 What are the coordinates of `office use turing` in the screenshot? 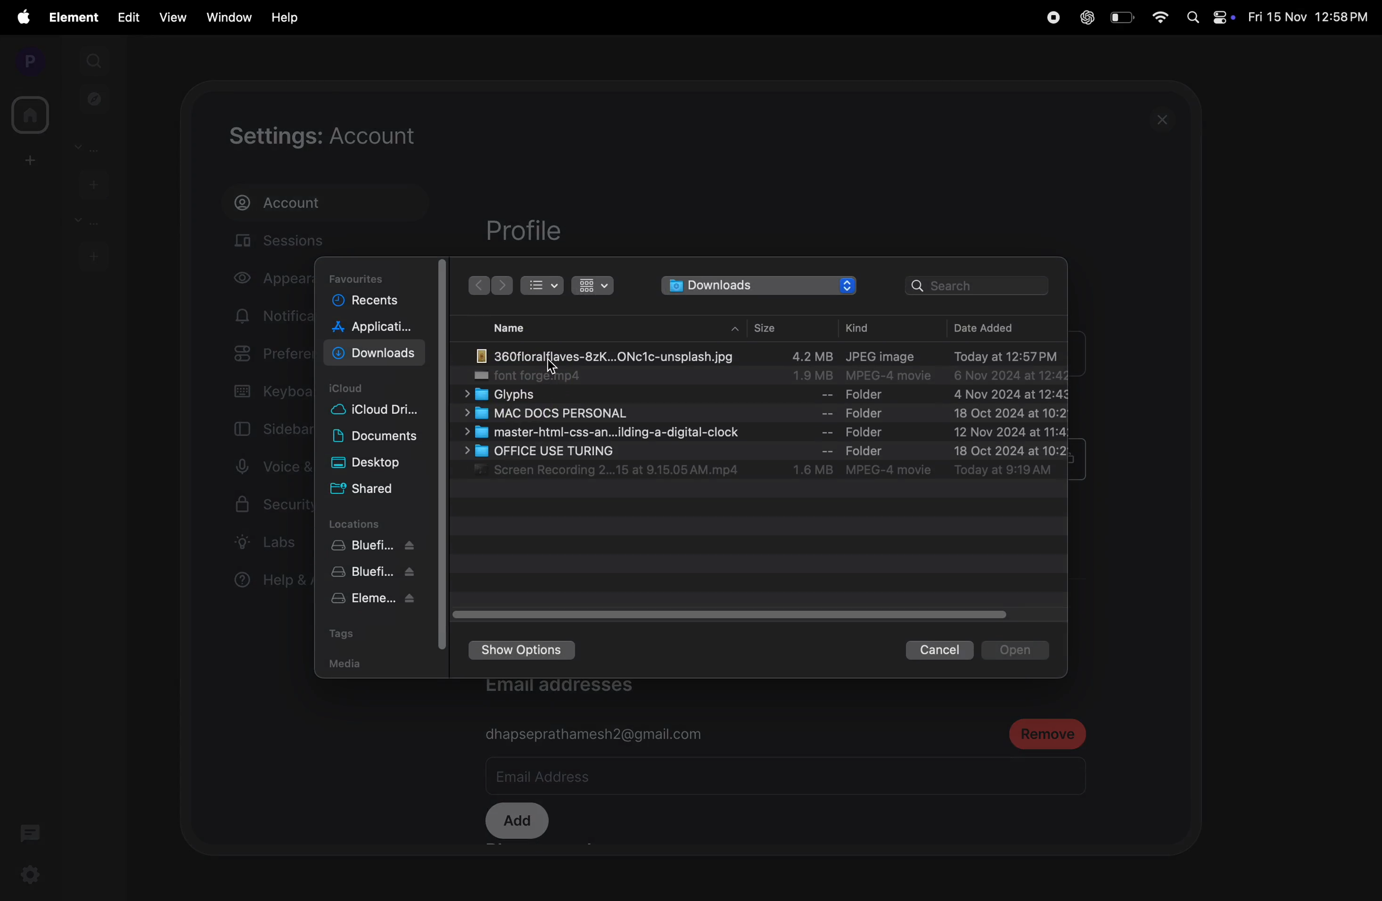 It's located at (764, 452).